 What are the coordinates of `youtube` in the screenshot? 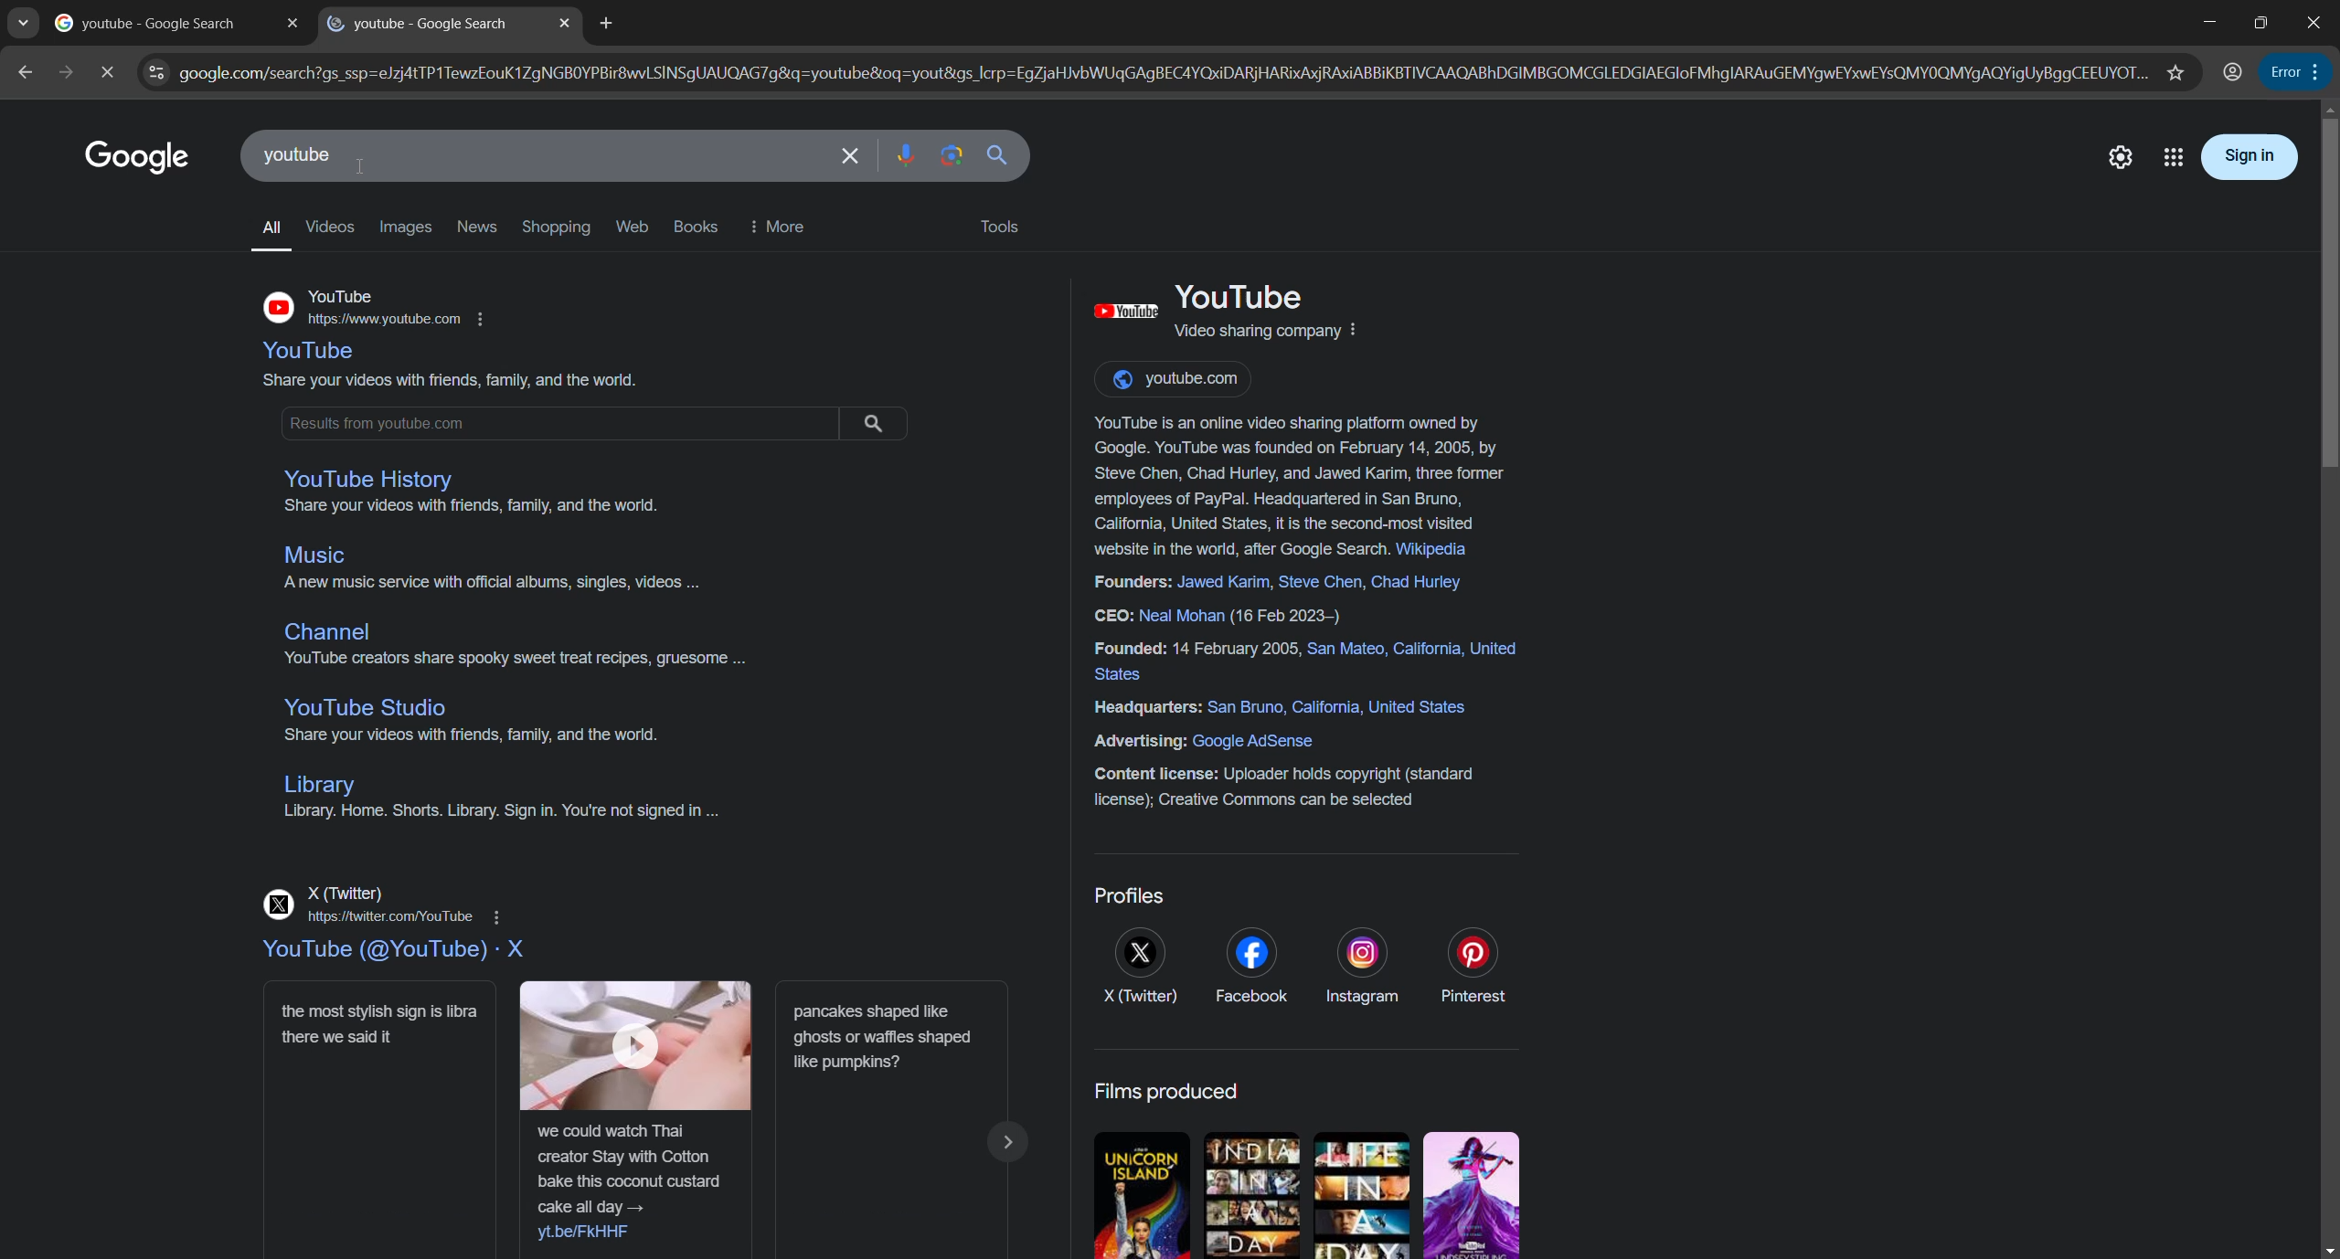 It's located at (393, 952).